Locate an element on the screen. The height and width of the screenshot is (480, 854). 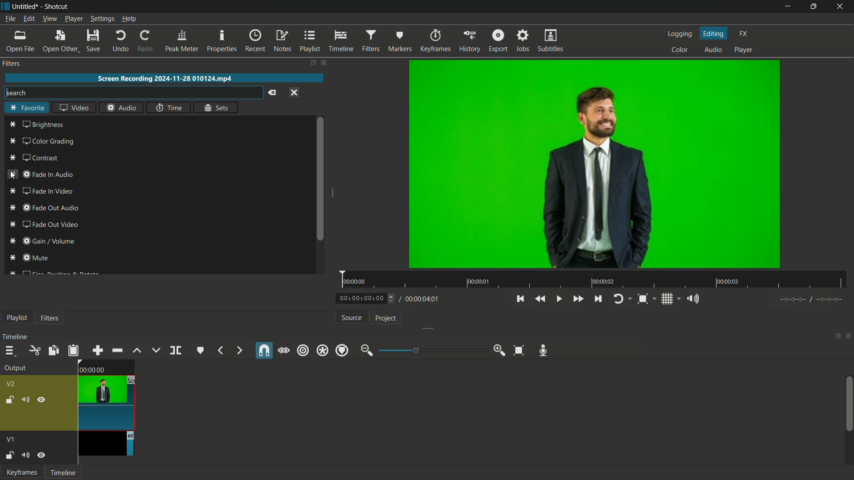
view menu is located at coordinates (49, 19).